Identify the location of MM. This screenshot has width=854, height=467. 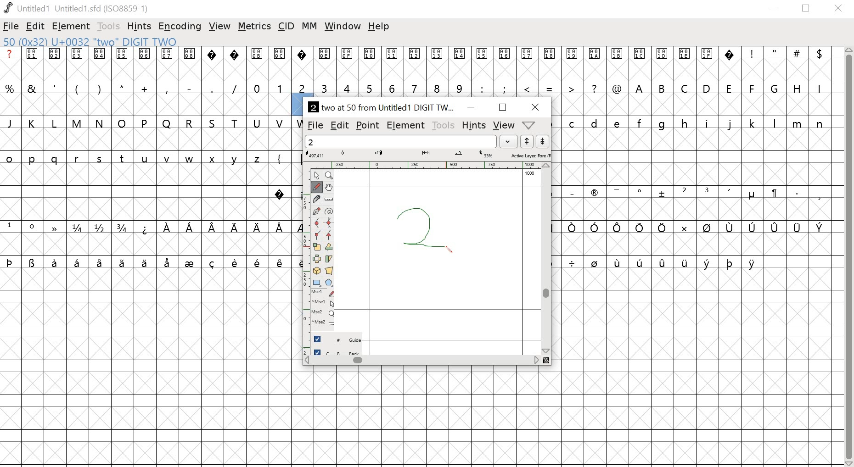
(308, 27).